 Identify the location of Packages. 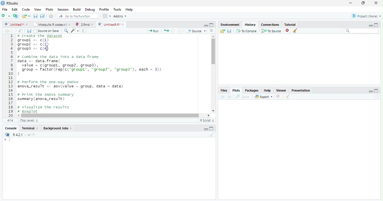
(252, 90).